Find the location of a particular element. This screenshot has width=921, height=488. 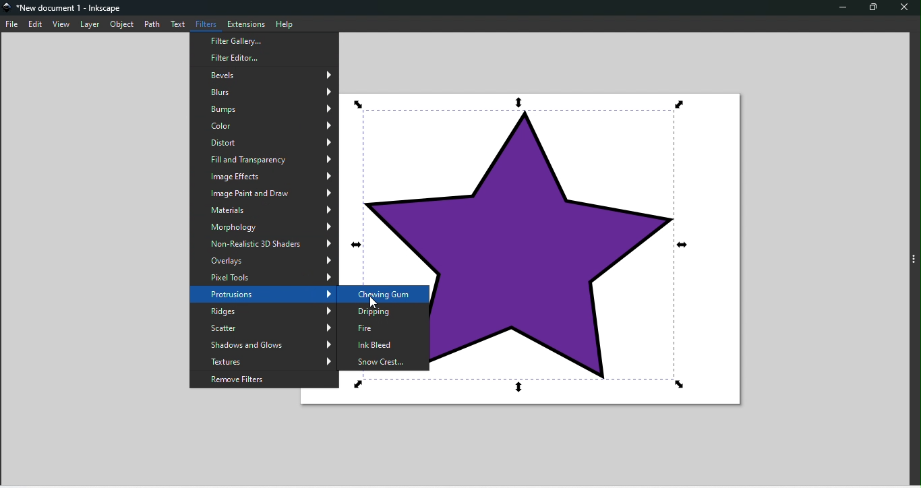

Snow Crest is located at coordinates (382, 361).